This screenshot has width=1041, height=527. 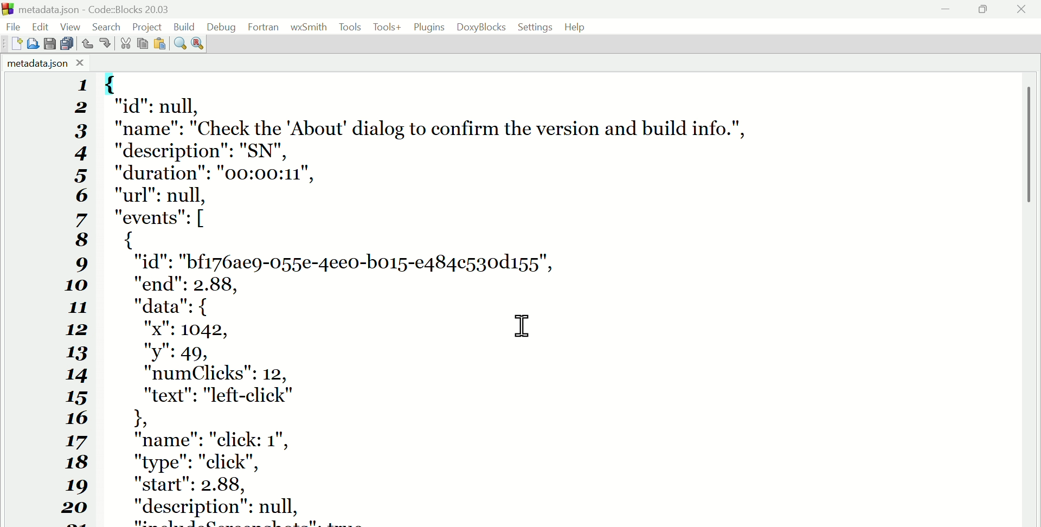 What do you see at coordinates (460, 299) in the screenshot?
I see `{
"id": null,
"name": "Check the "About dialog to confirm the version and build info.",
"description": "SN",
"duration": "00:00:11",
"url": null,
"events": [
{
"id": "bf176ae9-055e-4ee0-bo15-e484c530d155",
"end": 2.88,
"data": {
"x": 1042,
"y": 49,
"numClicks": 12,
"text": "left-click" I
1
"name": "click: 1",
"type": "click",
"start": 2.88,
"description": null,
"includeScreenshots": true,
"screenshots": {
"start":
}
1
{` at bounding box center [460, 299].